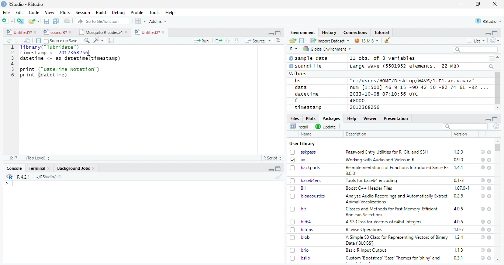 This screenshot has height=265, width=504. What do you see at coordinates (462, 188) in the screenshot?
I see `1.87.0-1` at bounding box center [462, 188].